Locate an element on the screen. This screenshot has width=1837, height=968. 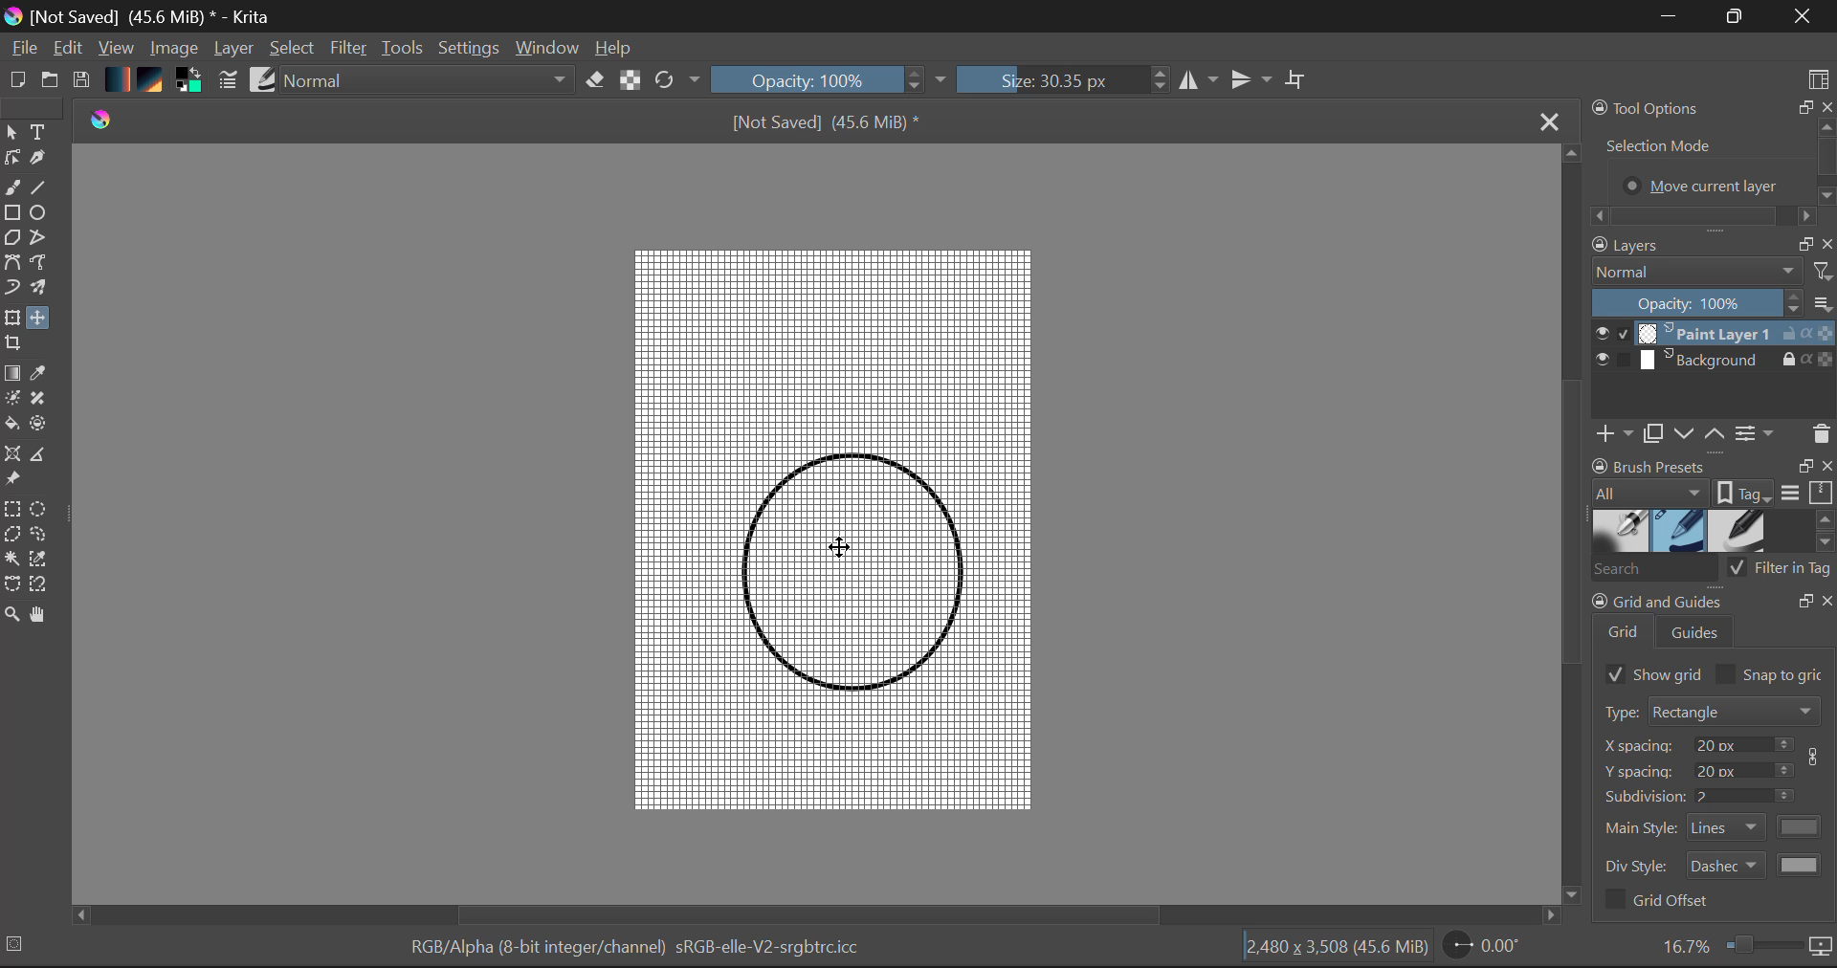
Transform Layer is located at coordinates (11, 319).